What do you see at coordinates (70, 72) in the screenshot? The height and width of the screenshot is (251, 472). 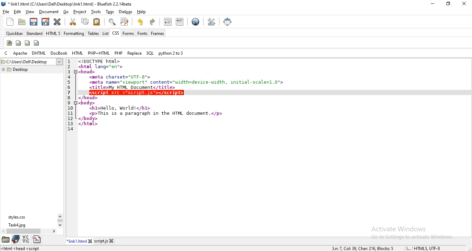 I see `3` at bounding box center [70, 72].